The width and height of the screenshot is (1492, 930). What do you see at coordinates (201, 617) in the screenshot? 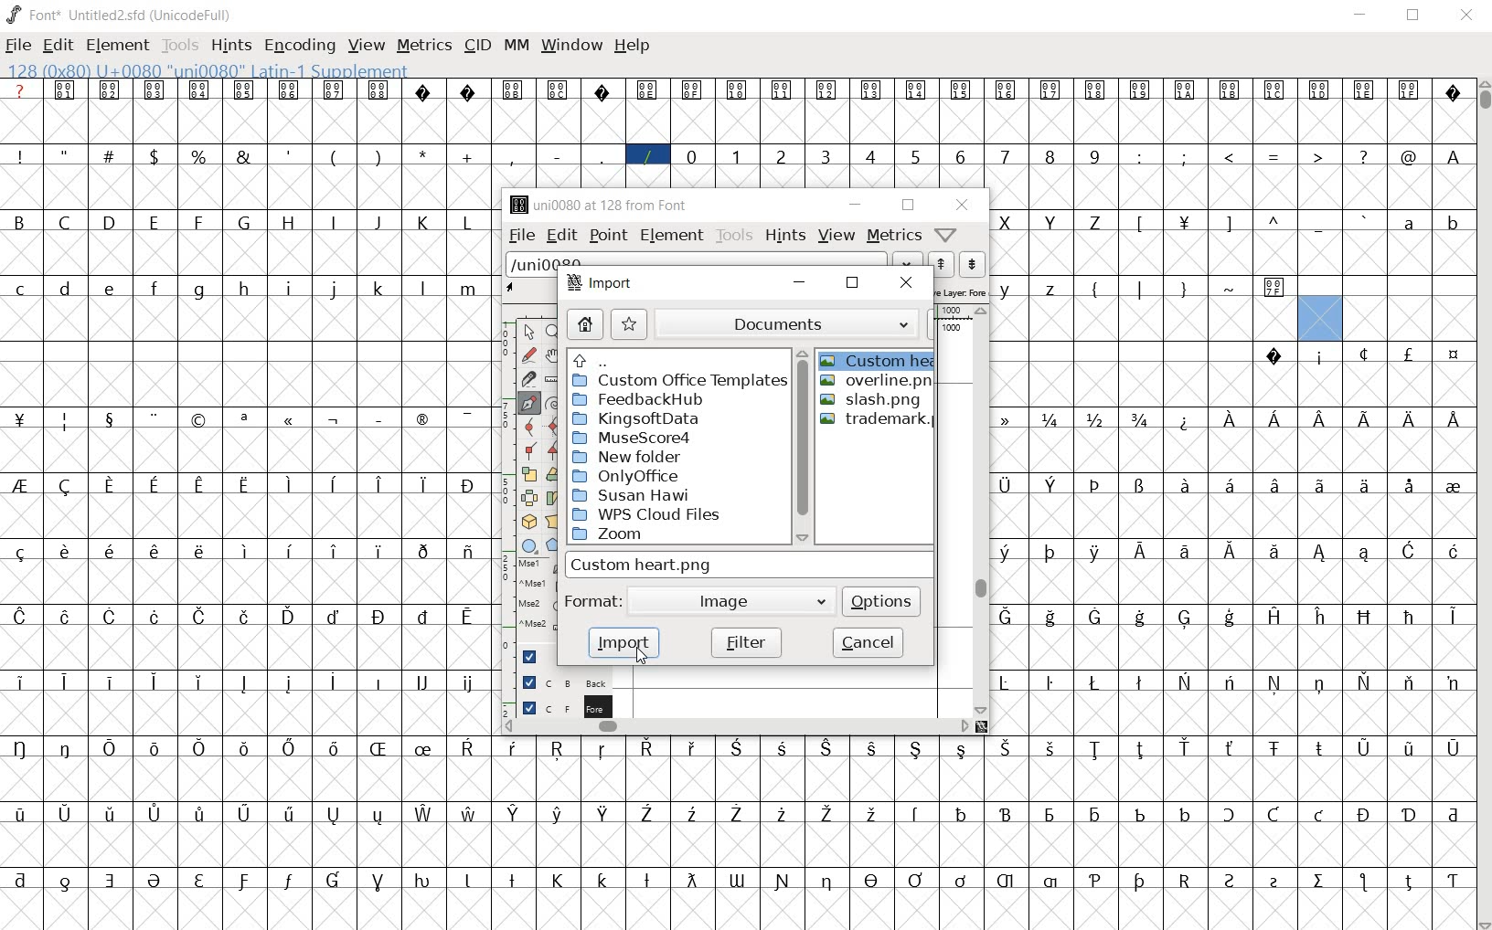
I see `glyph` at bounding box center [201, 617].